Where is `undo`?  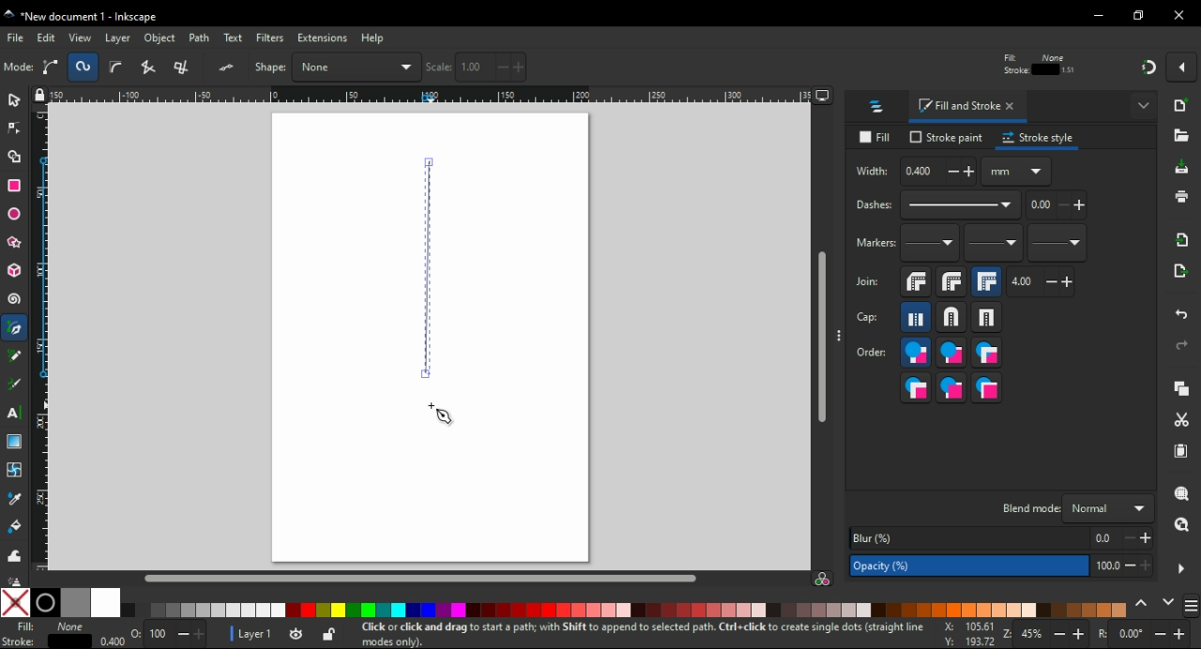
undo is located at coordinates (1183, 311).